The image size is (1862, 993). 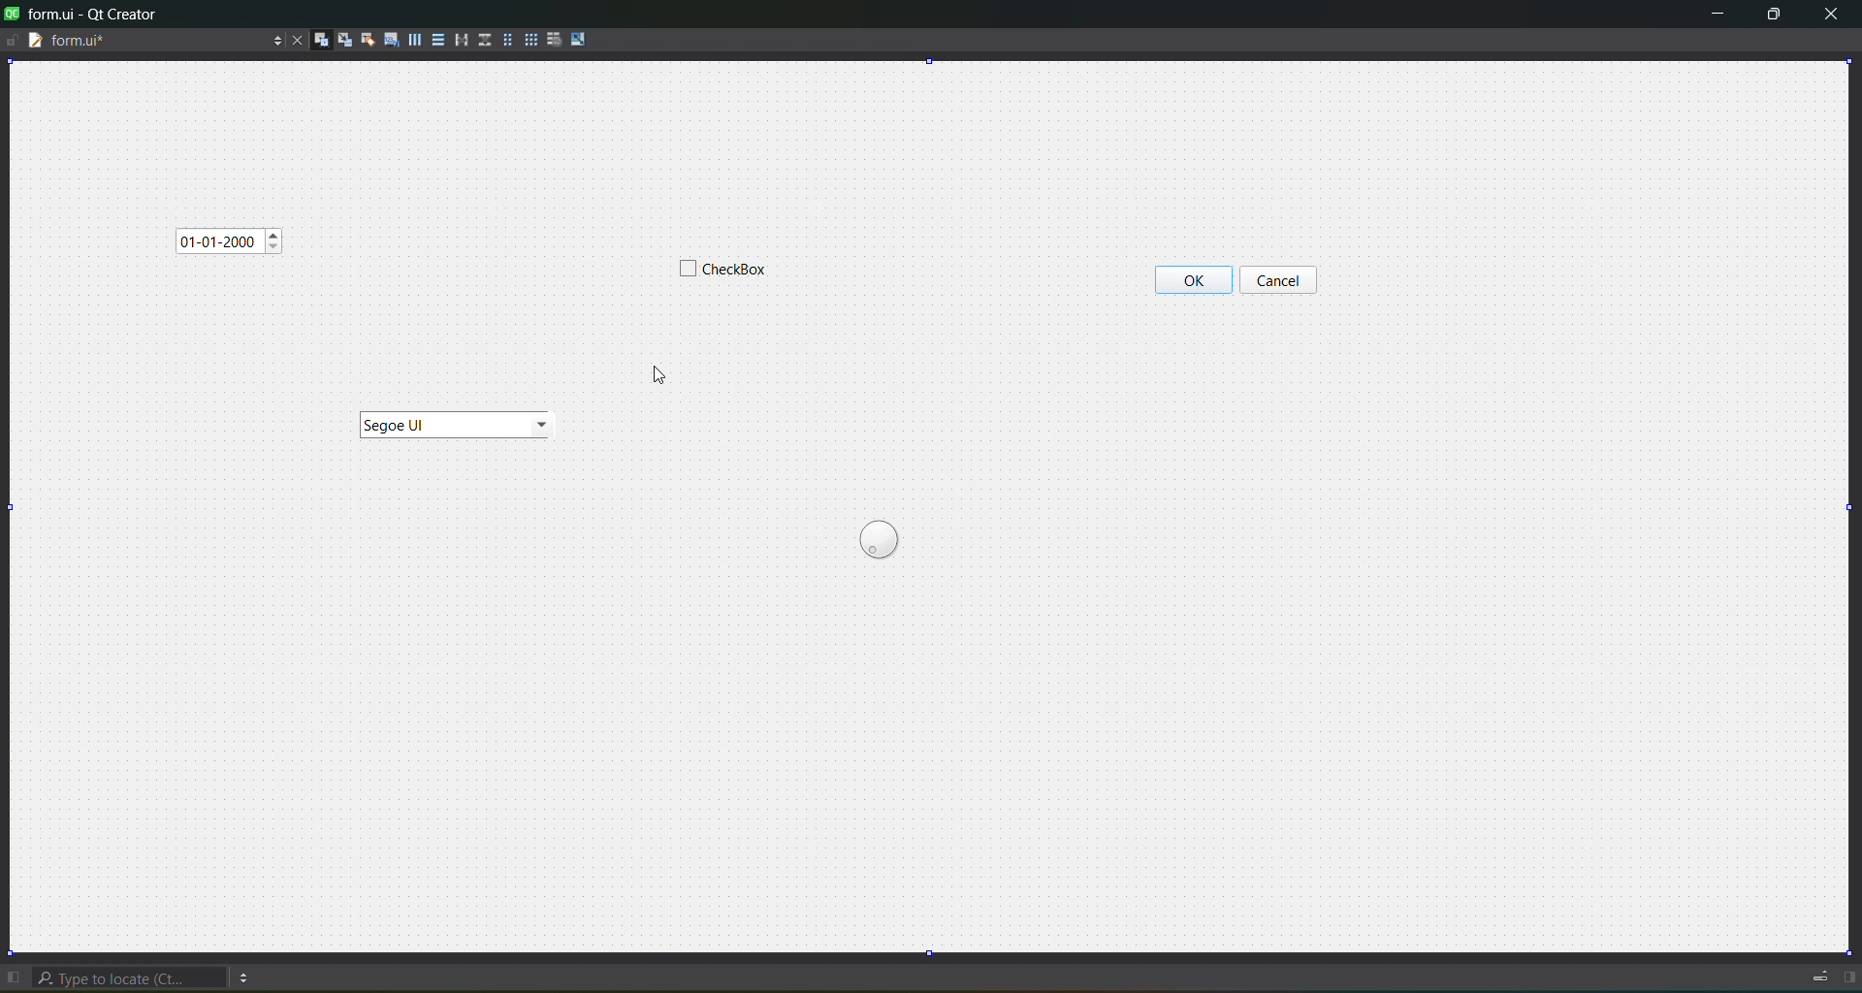 What do you see at coordinates (1830, 15) in the screenshot?
I see `Close` at bounding box center [1830, 15].